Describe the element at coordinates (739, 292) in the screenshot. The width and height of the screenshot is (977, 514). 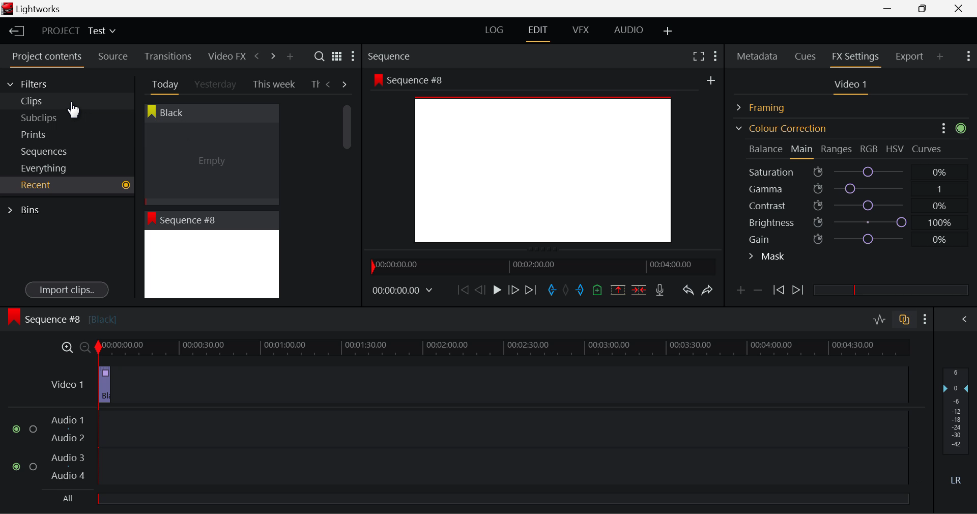
I see `Add keyframe` at that location.